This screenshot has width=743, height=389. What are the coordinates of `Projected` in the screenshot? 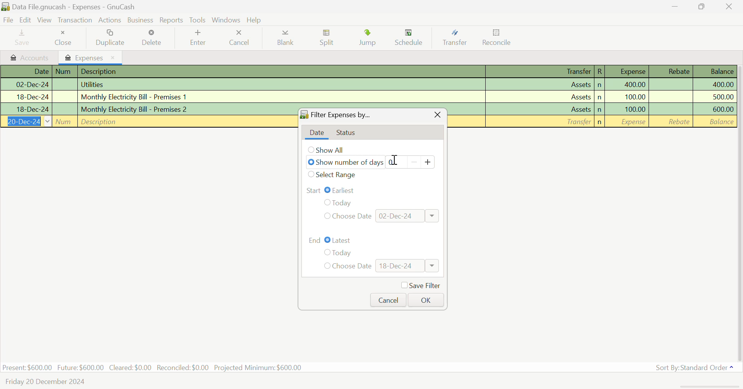 It's located at (258, 367).